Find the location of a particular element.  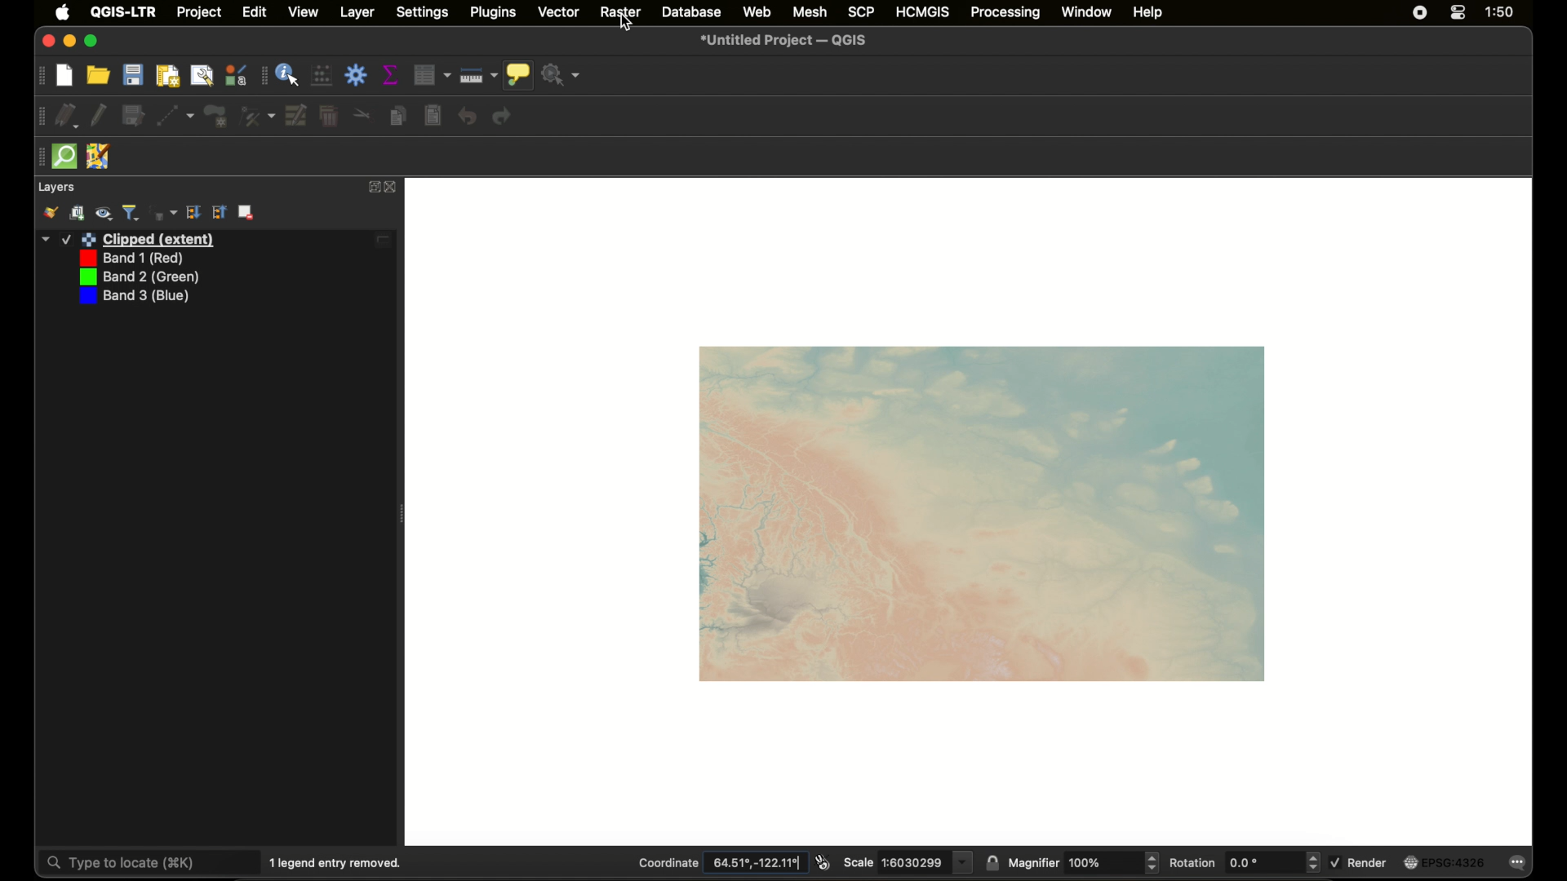

redo is located at coordinates (504, 116).